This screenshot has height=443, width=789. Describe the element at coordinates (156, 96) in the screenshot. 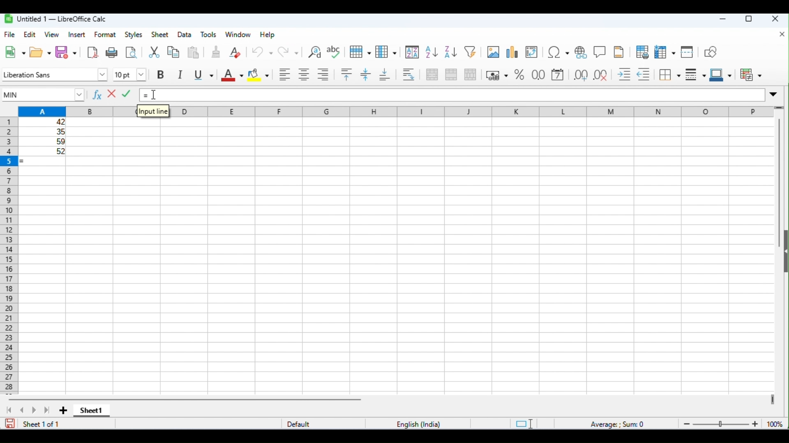

I see `cursor` at that location.